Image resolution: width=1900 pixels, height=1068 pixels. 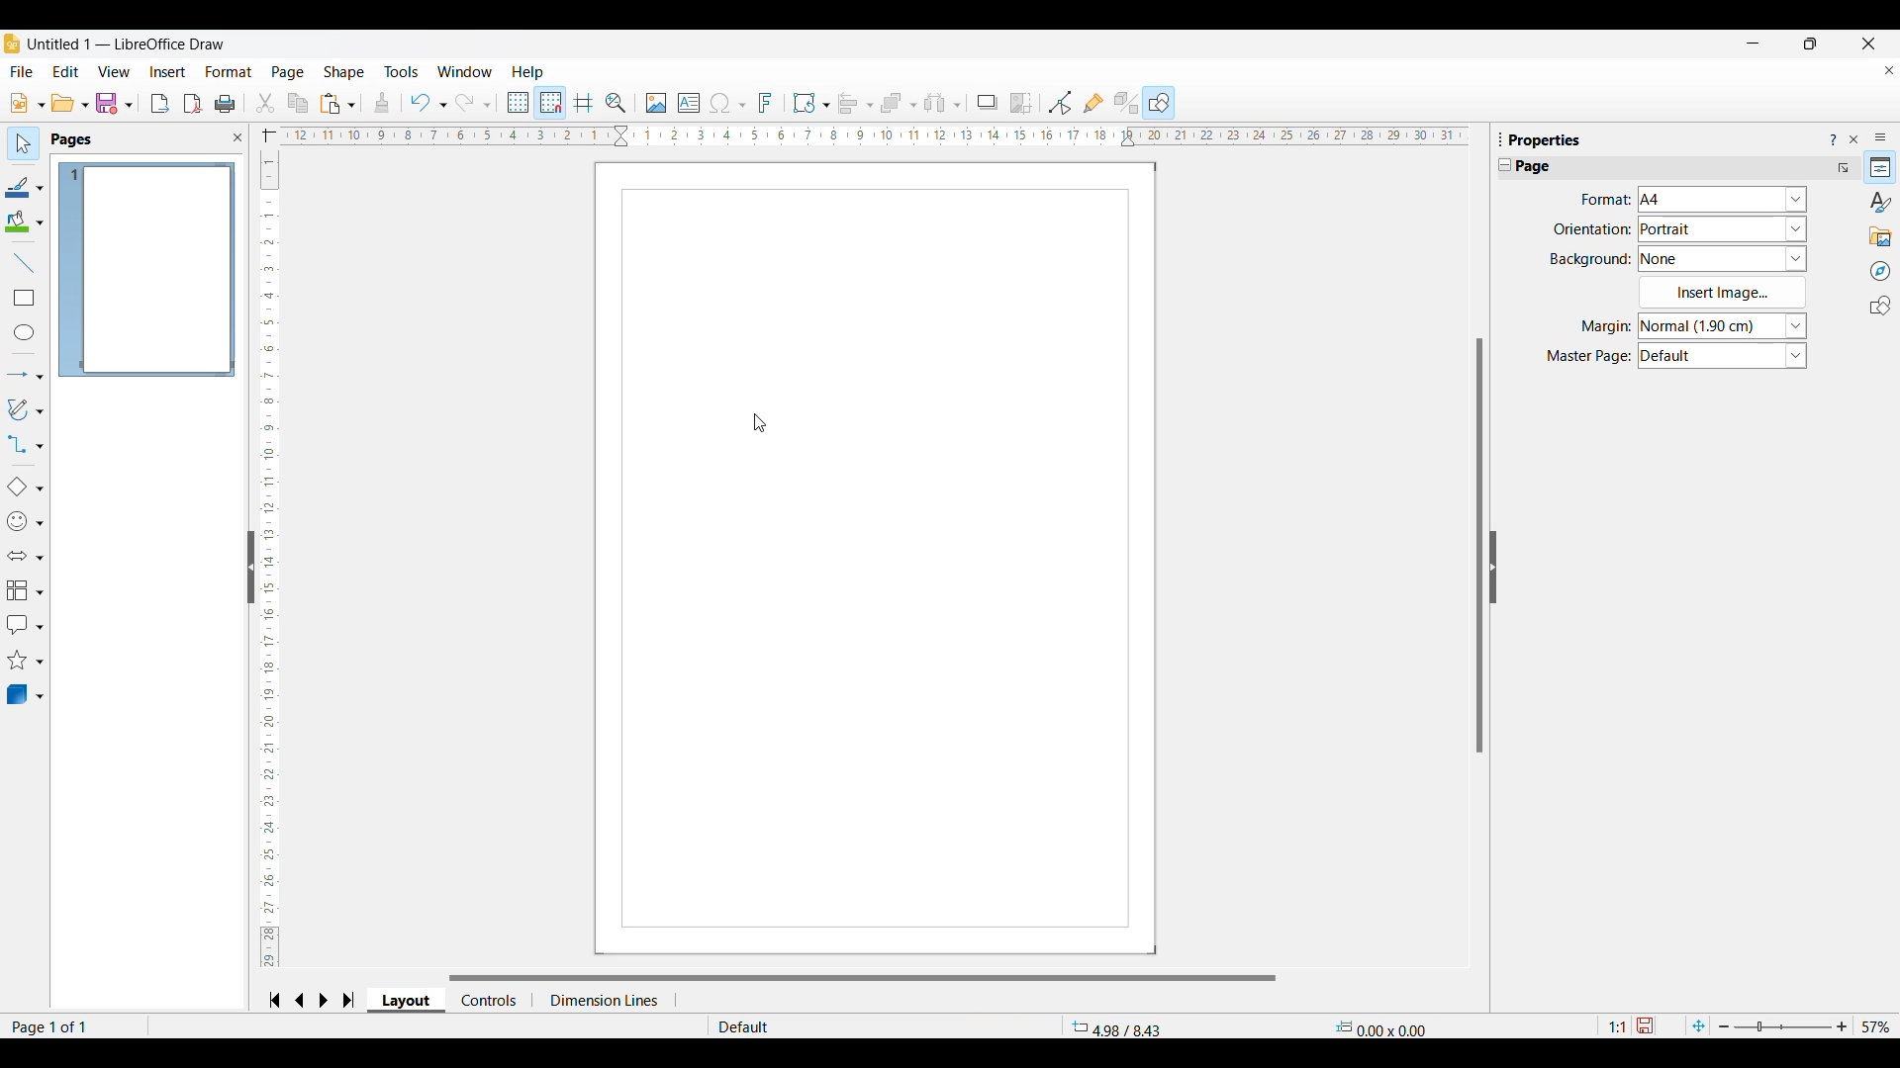 I want to click on Insert fontwork text, so click(x=766, y=103).